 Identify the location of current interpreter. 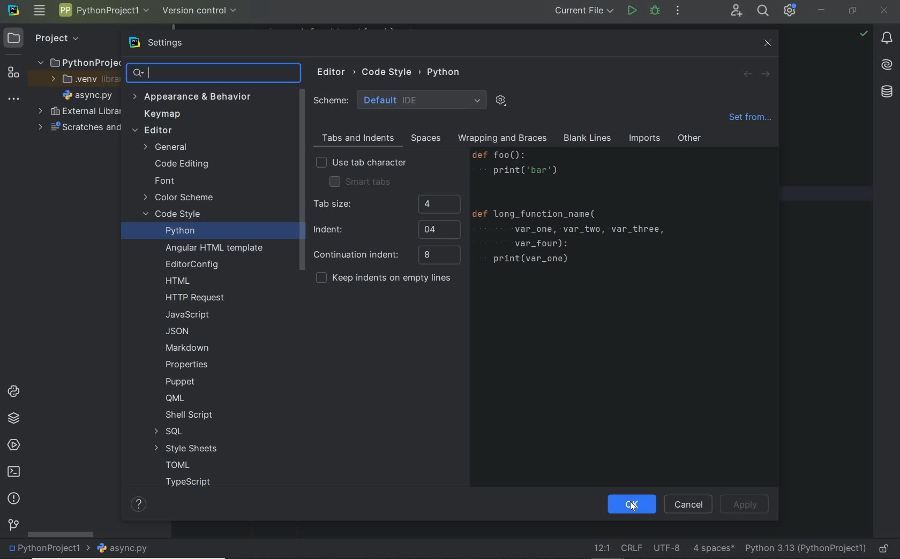
(805, 548).